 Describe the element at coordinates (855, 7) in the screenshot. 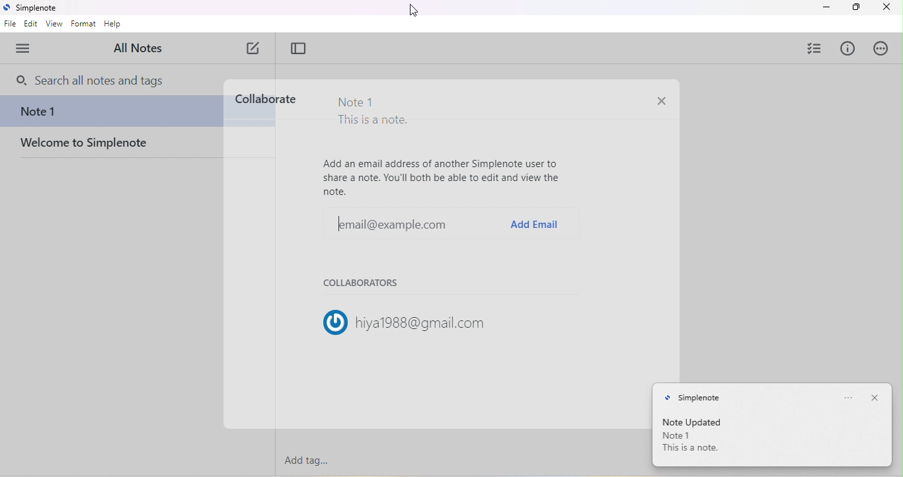

I see `maximize` at that location.